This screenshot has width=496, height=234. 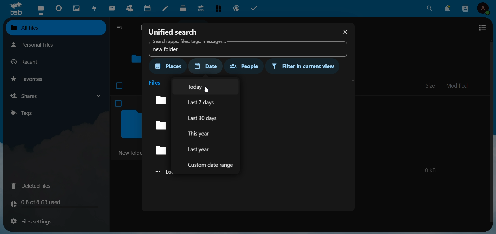 What do you see at coordinates (166, 9) in the screenshot?
I see `notes` at bounding box center [166, 9].